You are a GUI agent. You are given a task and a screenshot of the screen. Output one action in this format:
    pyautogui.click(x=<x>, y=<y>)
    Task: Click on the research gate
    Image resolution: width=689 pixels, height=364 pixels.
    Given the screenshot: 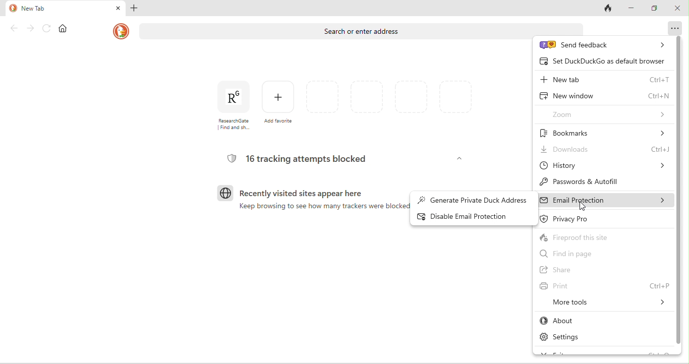 What is the action you would take?
    pyautogui.click(x=231, y=105)
    